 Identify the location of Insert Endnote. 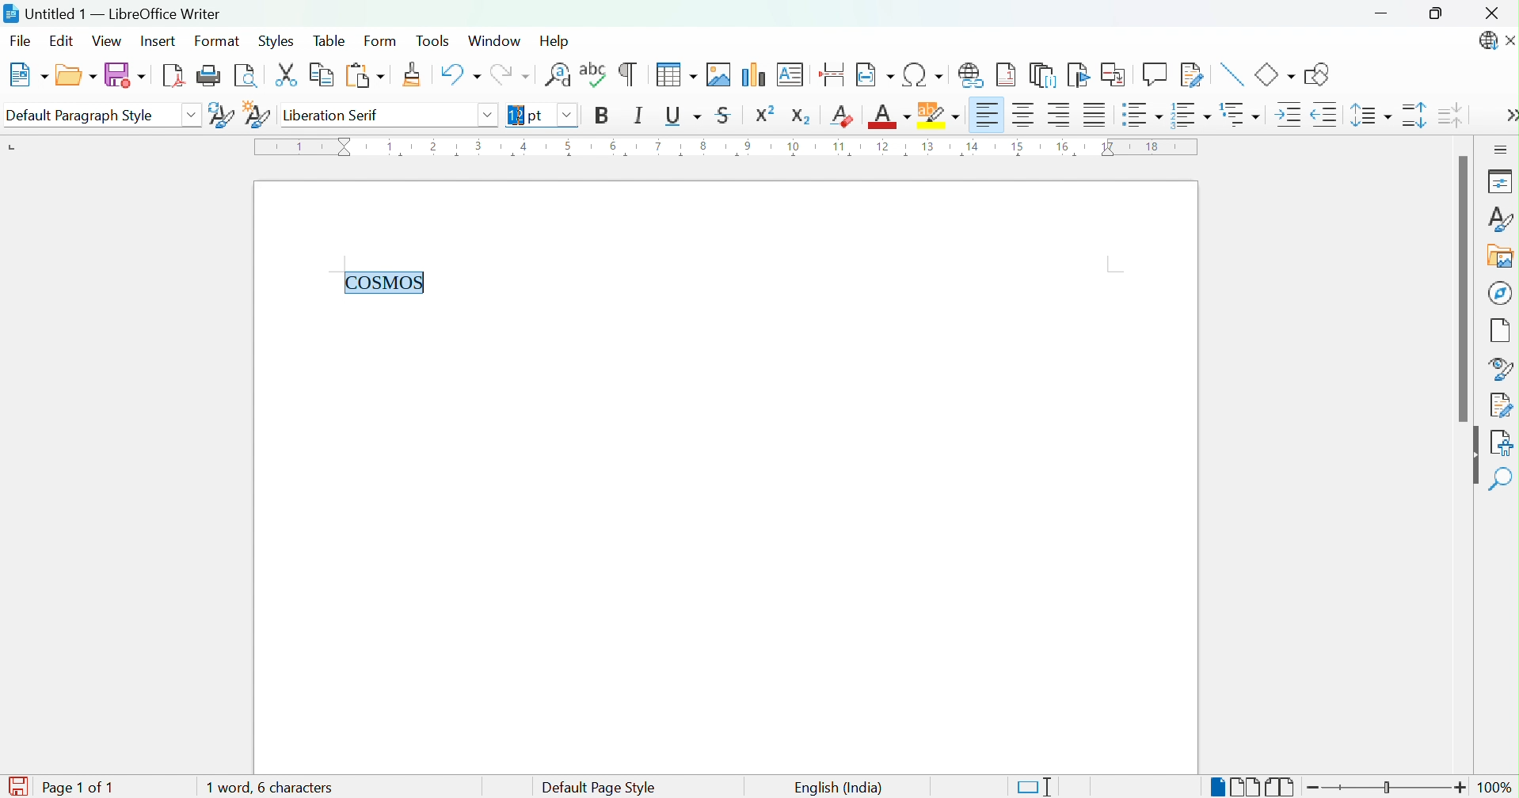
(1042, 74).